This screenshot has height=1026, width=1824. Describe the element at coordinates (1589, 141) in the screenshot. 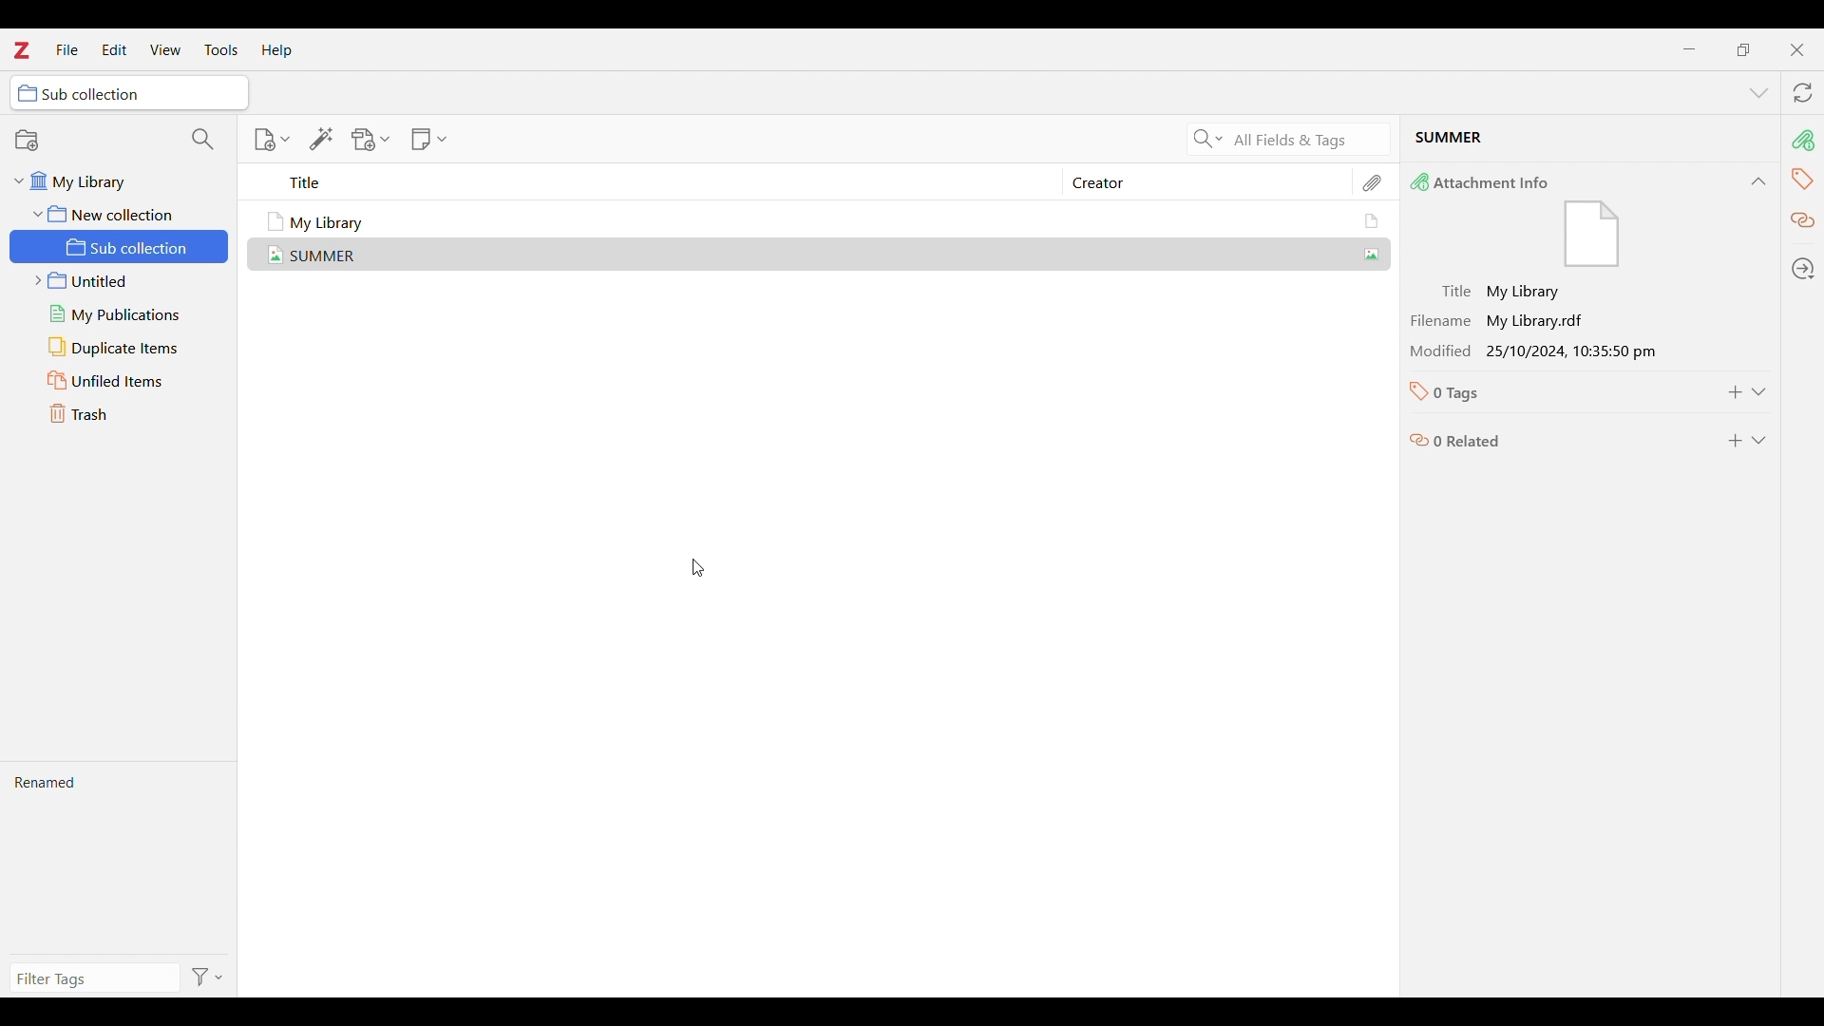

I see `Current selected file` at that location.